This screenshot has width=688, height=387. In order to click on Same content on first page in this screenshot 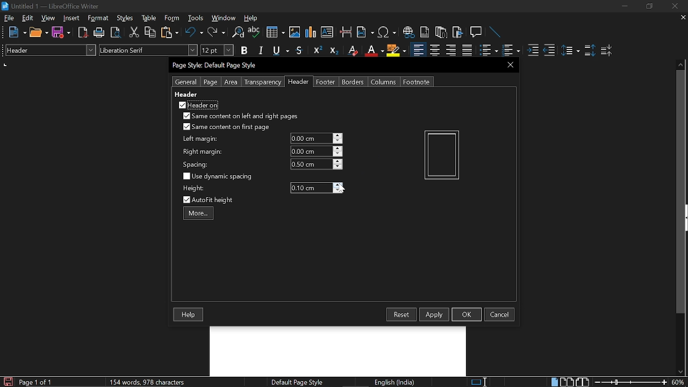, I will do `click(227, 127)`.